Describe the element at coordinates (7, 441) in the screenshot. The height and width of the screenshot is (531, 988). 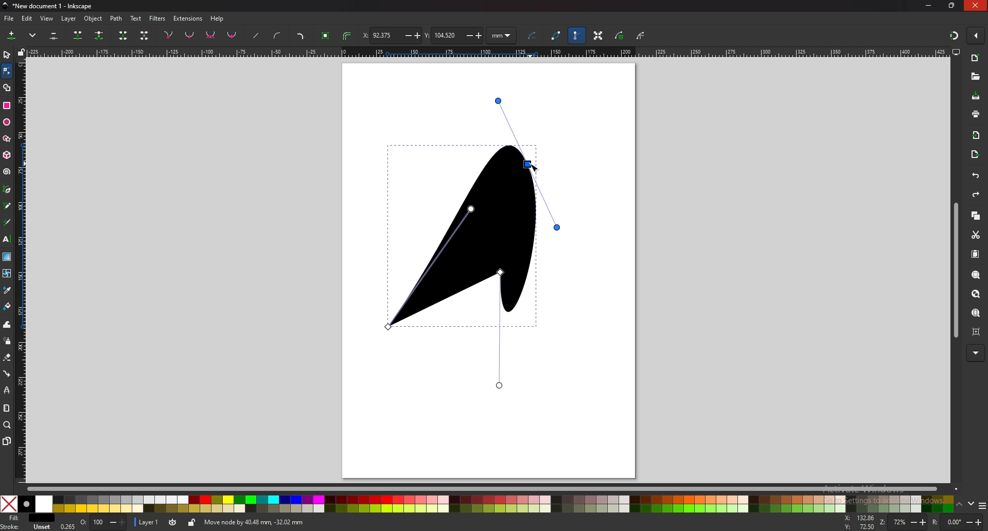
I see `pages` at that location.